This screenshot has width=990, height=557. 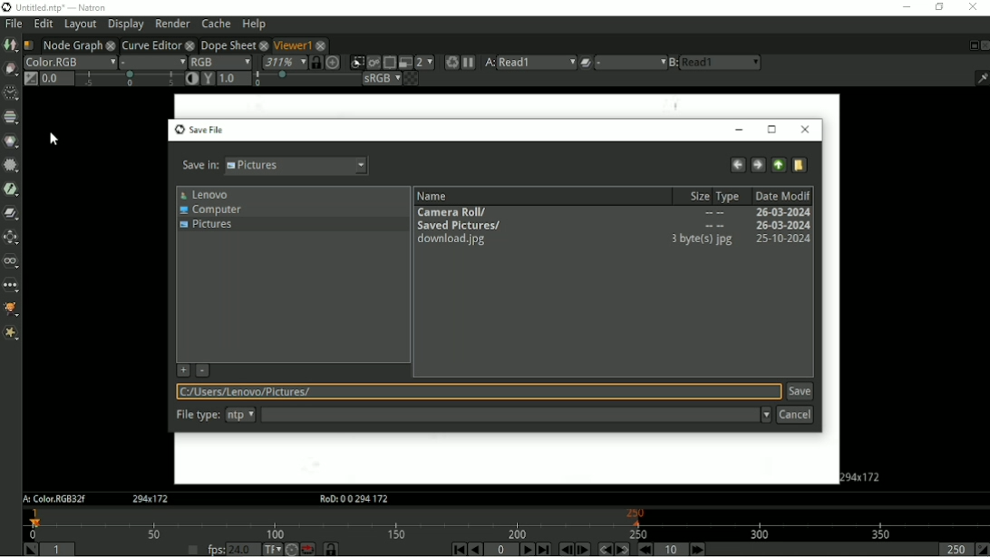 What do you see at coordinates (382, 79) in the screenshot?
I see `Viewer color process` at bounding box center [382, 79].